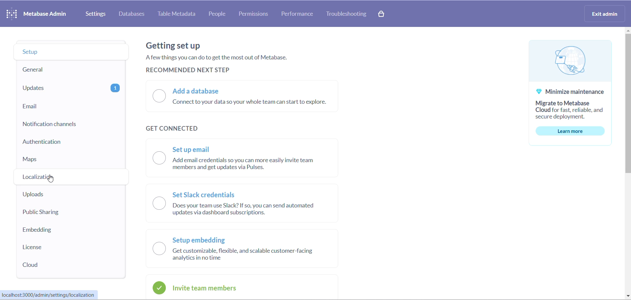  I want to click on get connected , so click(178, 128).